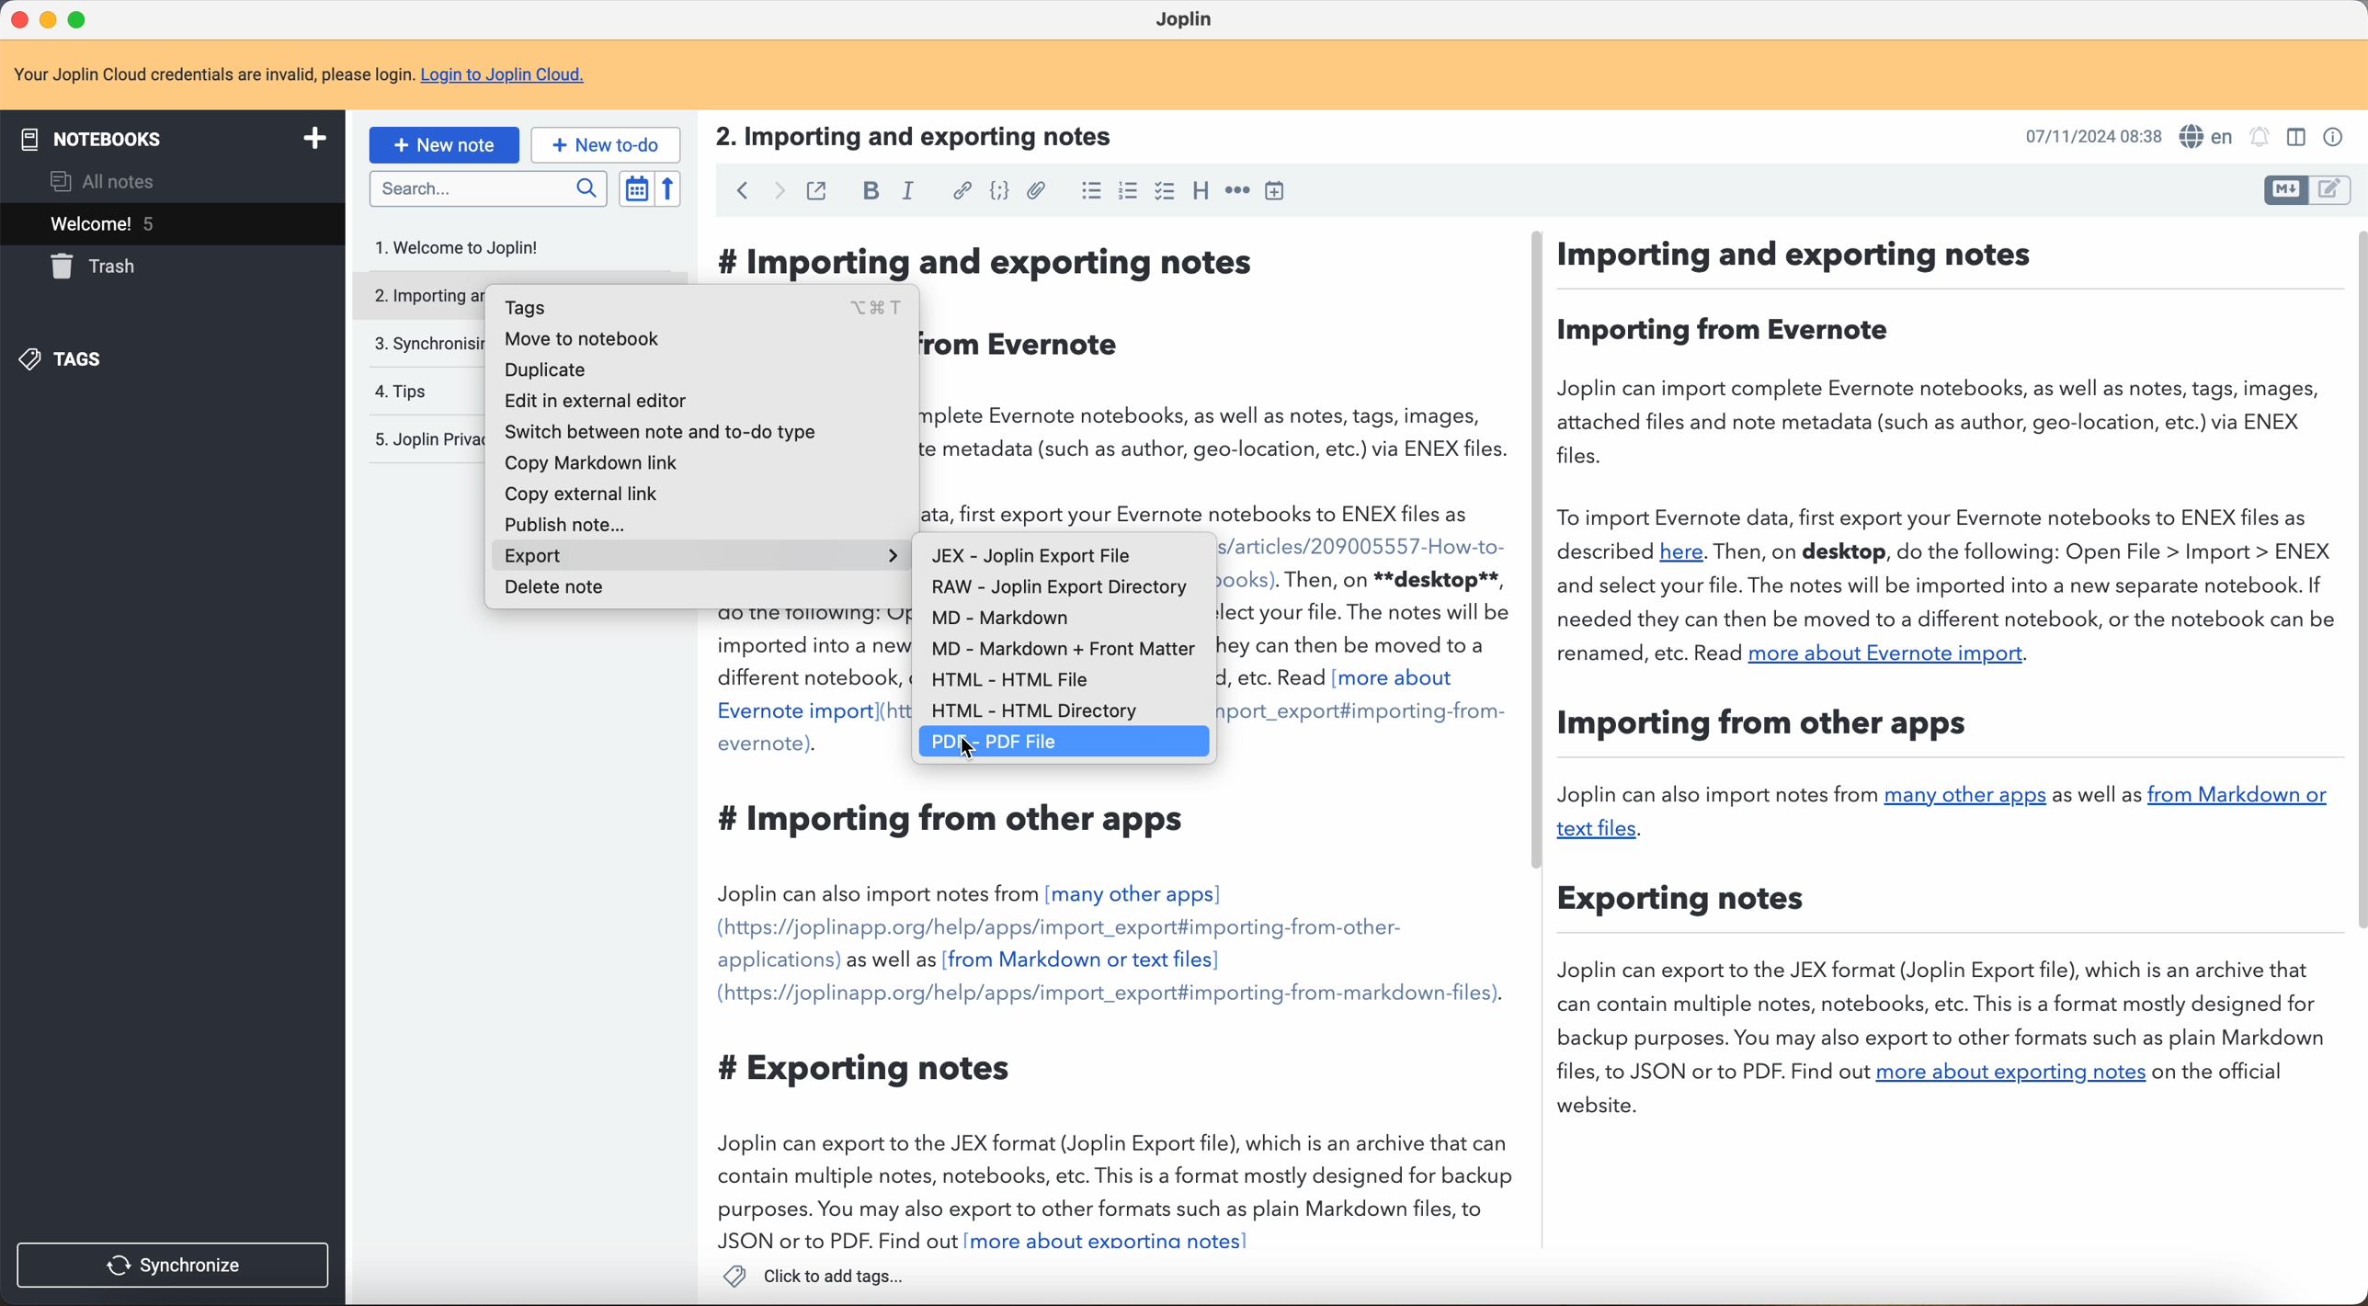  Describe the element at coordinates (961, 192) in the screenshot. I see `hyperlink` at that location.